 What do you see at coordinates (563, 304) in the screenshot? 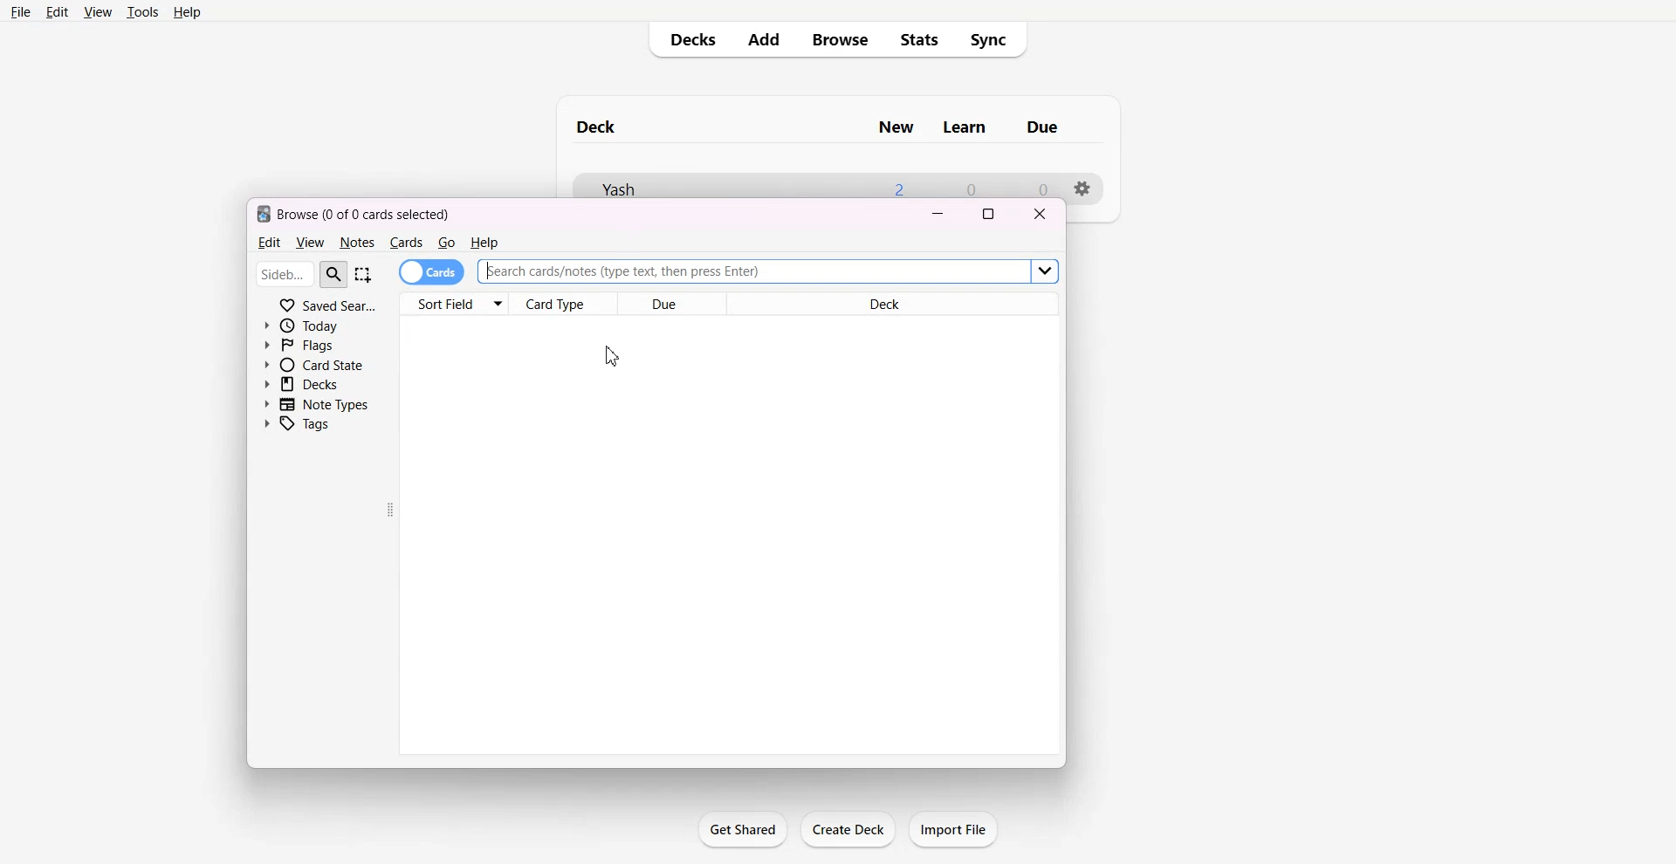
I see `Card Type` at bounding box center [563, 304].